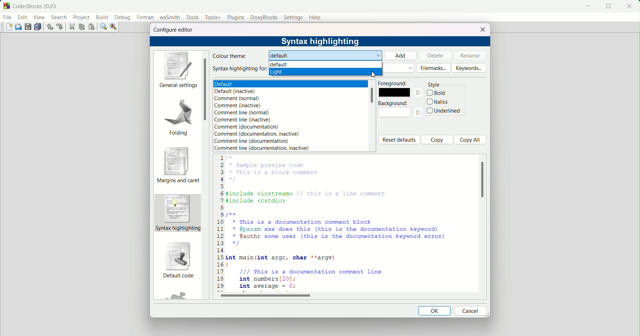  What do you see at coordinates (145, 18) in the screenshot?
I see `fortran` at bounding box center [145, 18].